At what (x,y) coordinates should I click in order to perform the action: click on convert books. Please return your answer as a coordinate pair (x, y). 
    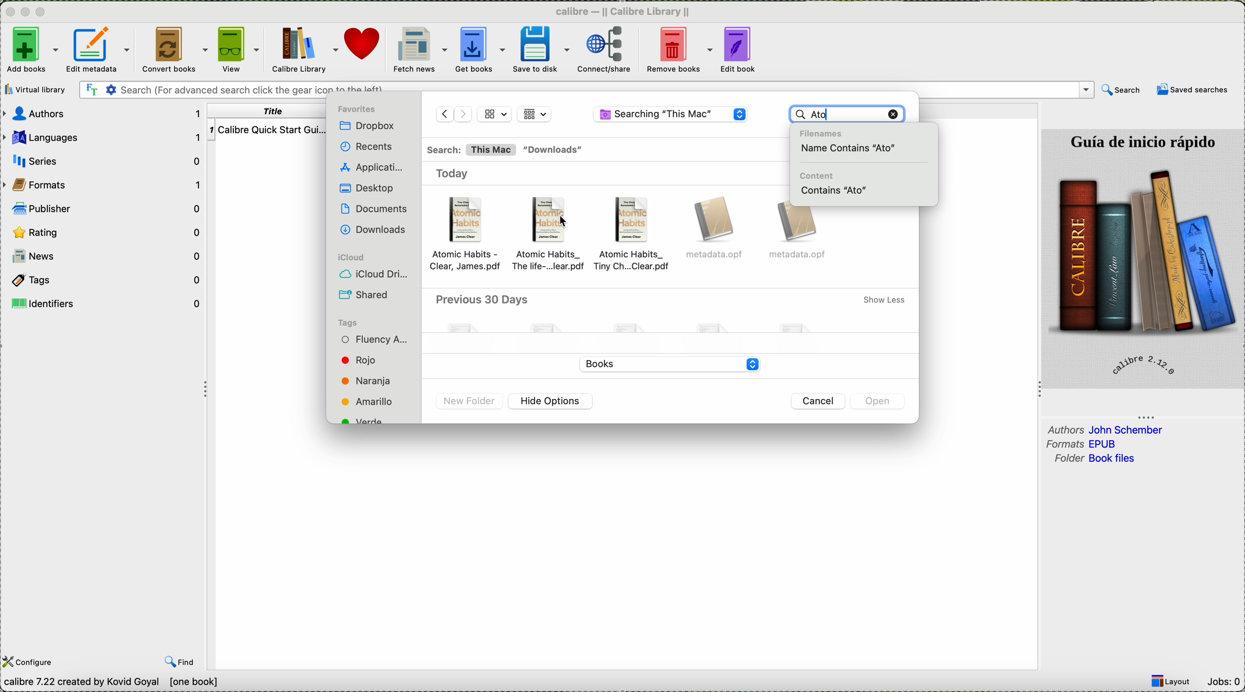
    Looking at the image, I should click on (175, 48).